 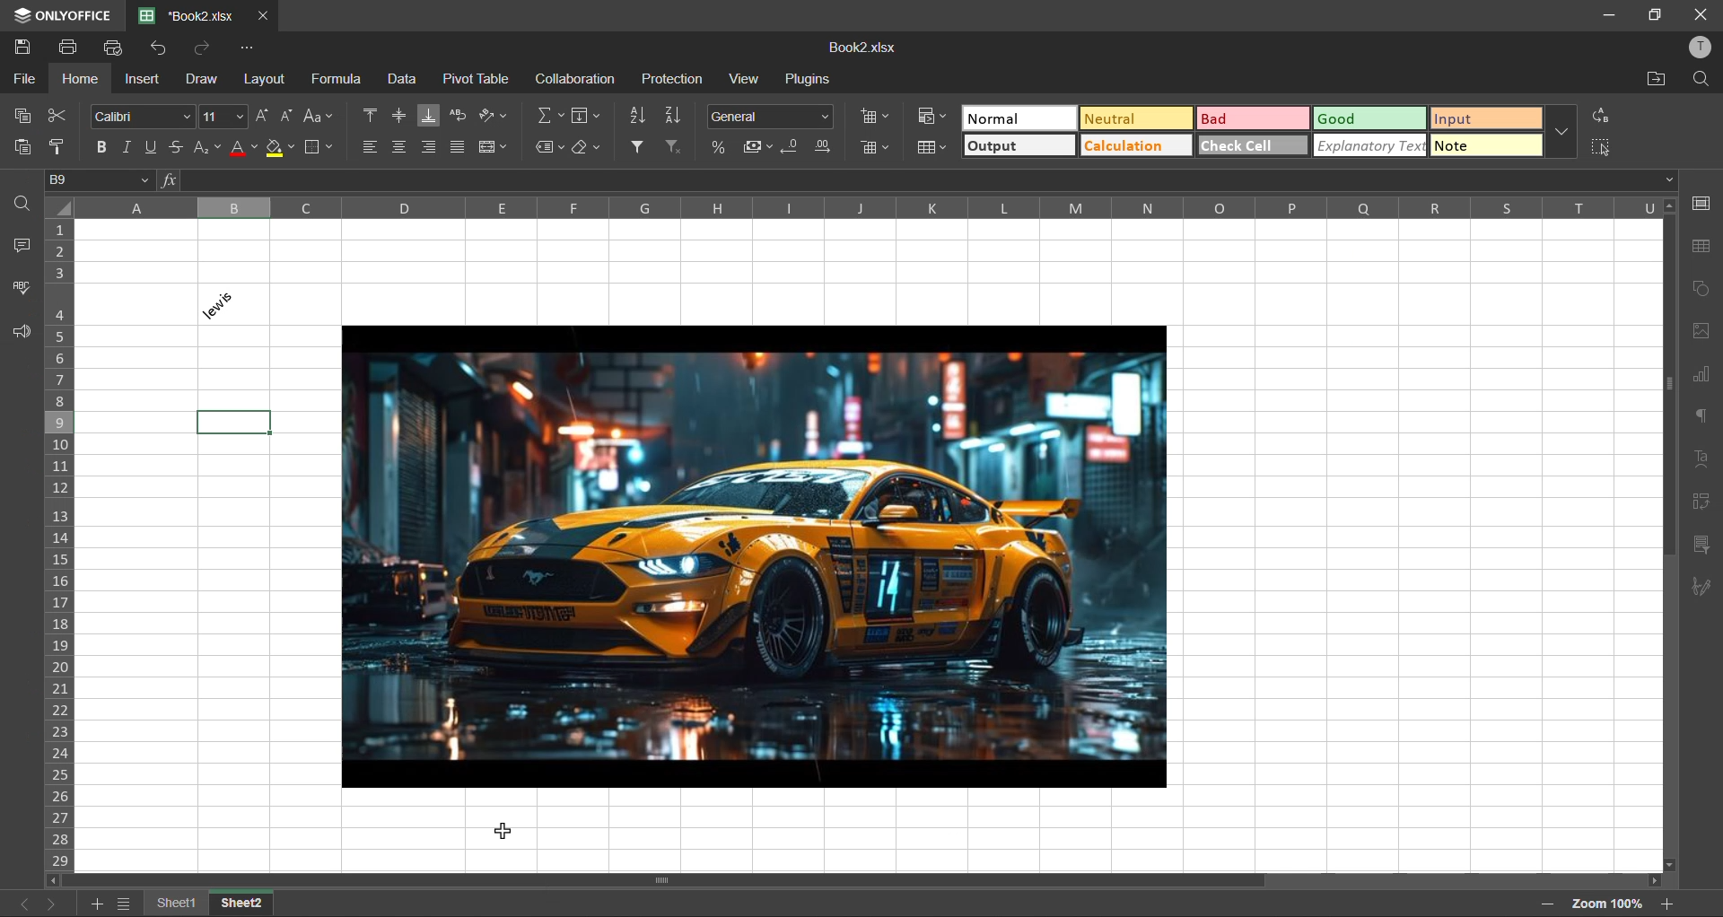 What do you see at coordinates (1370, 118) in the screenshot?
I see `good` at bounding box center [1370, 118].